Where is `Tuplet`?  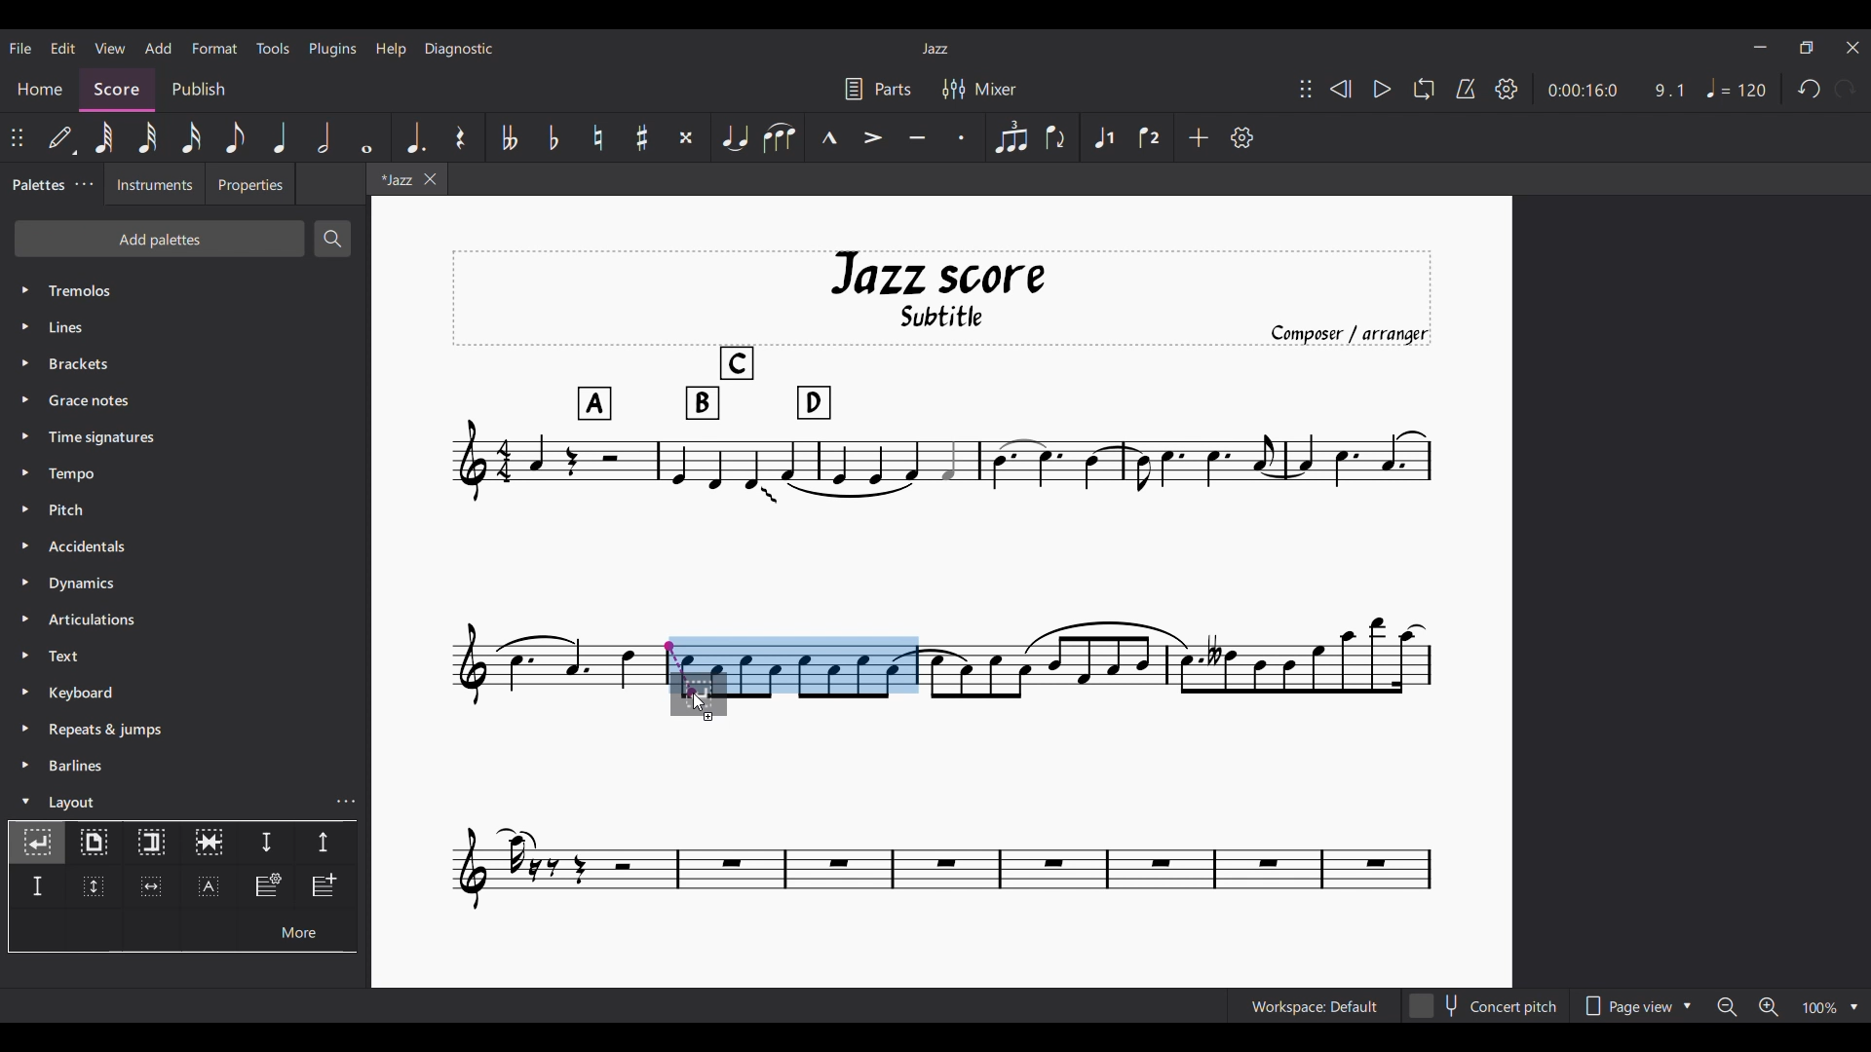
Tuplet is located at coordinates (1011, 137).